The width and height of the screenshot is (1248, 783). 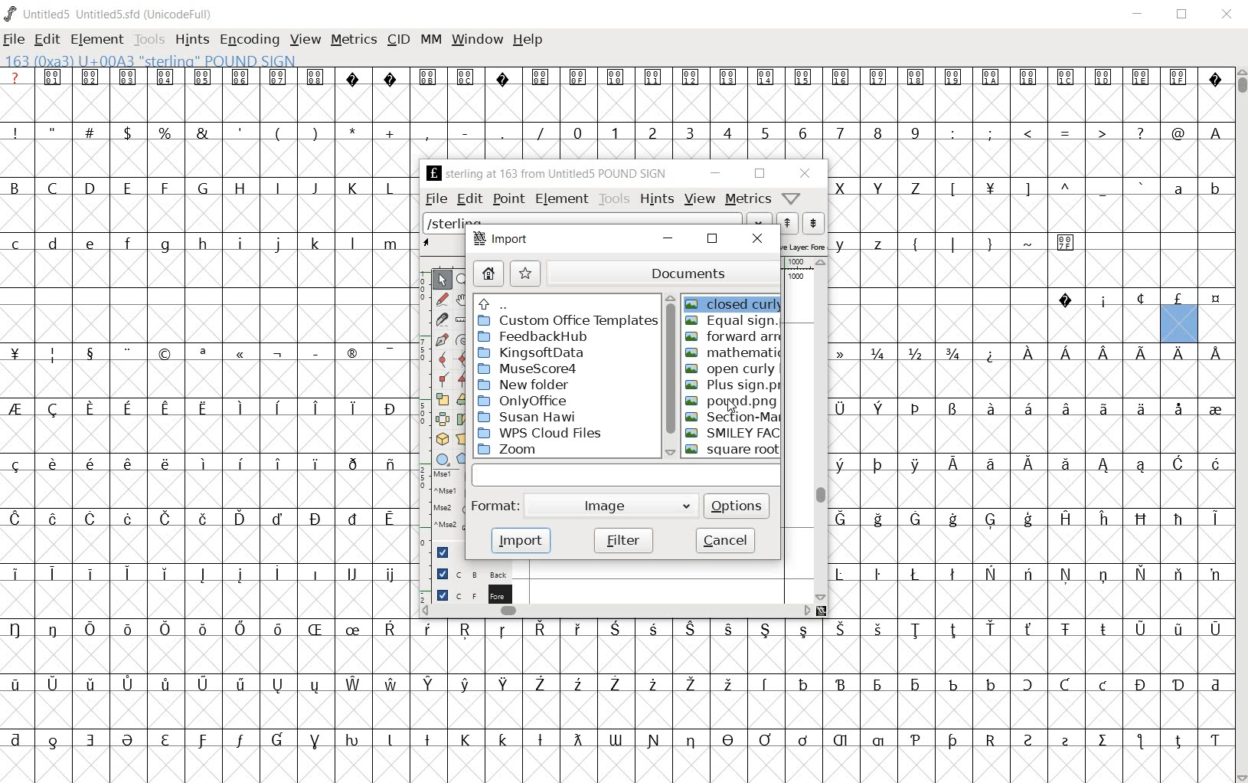 I want to click on Symbol, so click(x=126, y=684).